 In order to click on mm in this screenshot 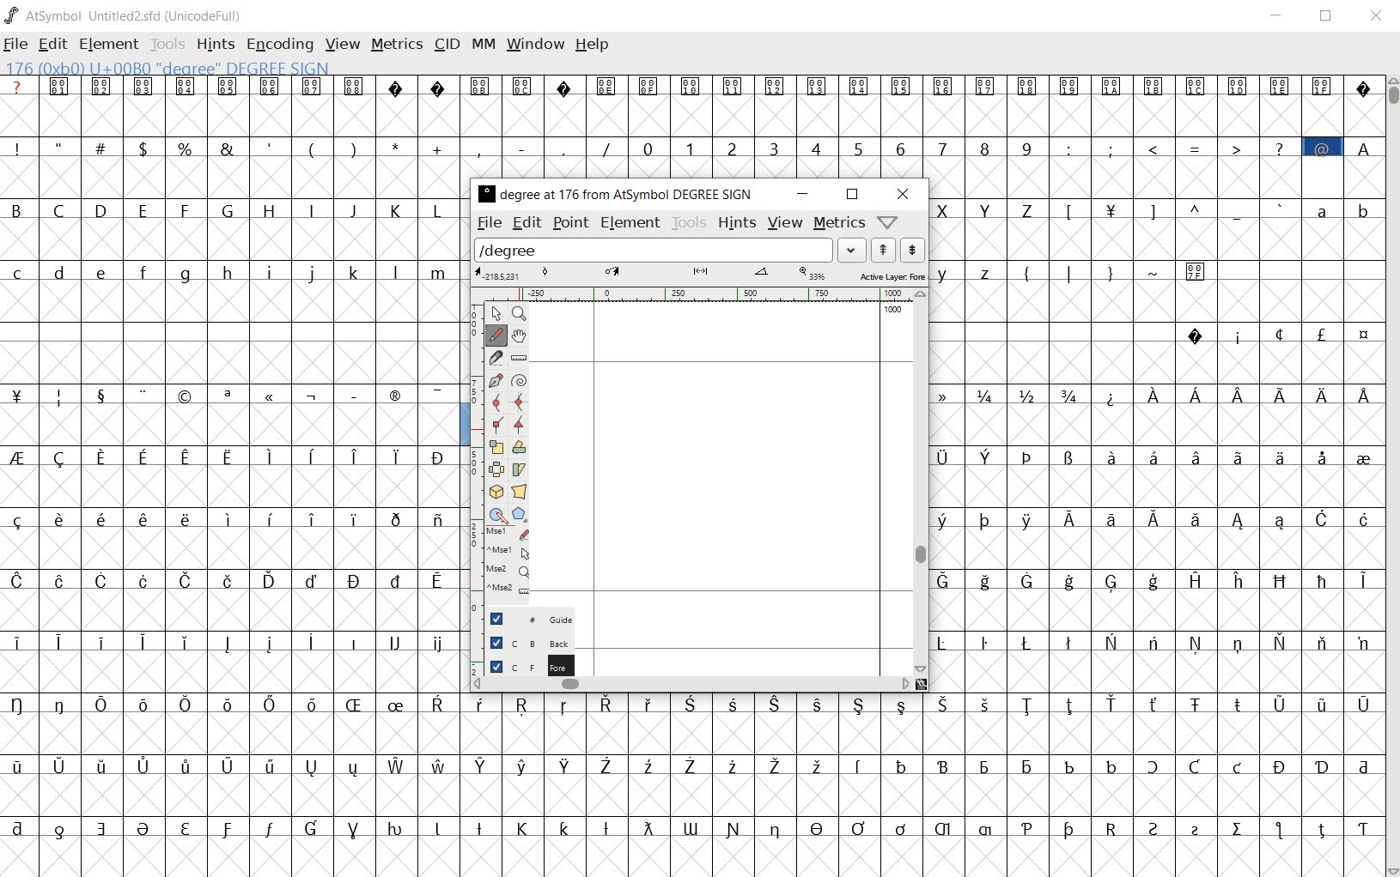, I will do `click(484, 45)`.